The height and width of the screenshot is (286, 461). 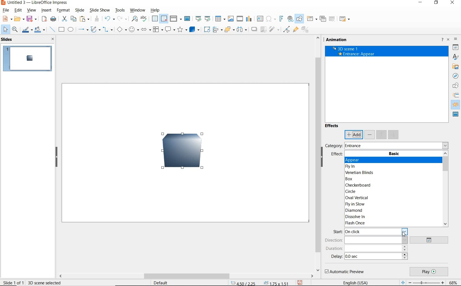 I want to click on line color, so click(x=27, y=30).